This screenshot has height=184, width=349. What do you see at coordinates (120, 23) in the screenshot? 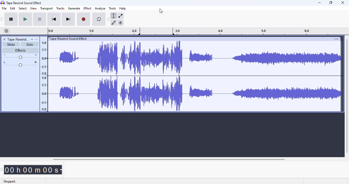
I see `multi-tool` at bounding box center [120, 23].